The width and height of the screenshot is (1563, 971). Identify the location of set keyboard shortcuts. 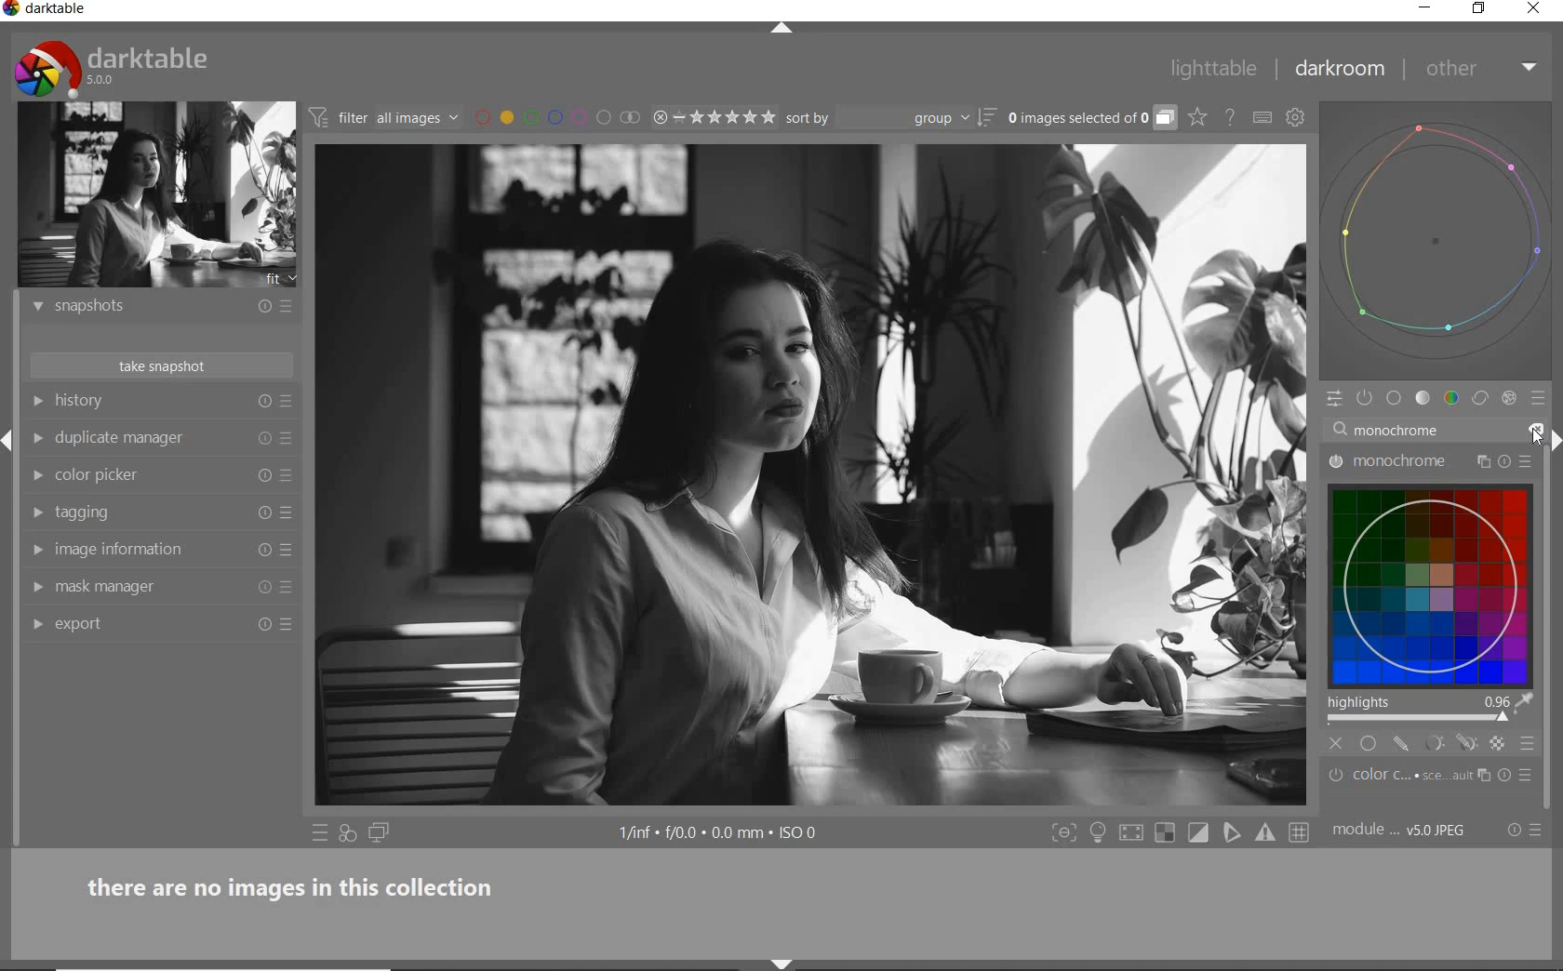
(1262, 117).